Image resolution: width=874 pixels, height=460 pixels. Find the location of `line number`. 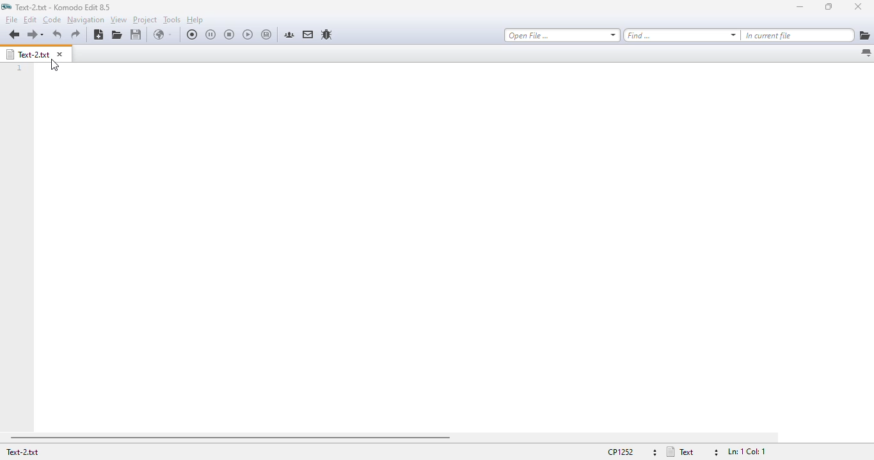

line number is located at coordinates (20, 69).